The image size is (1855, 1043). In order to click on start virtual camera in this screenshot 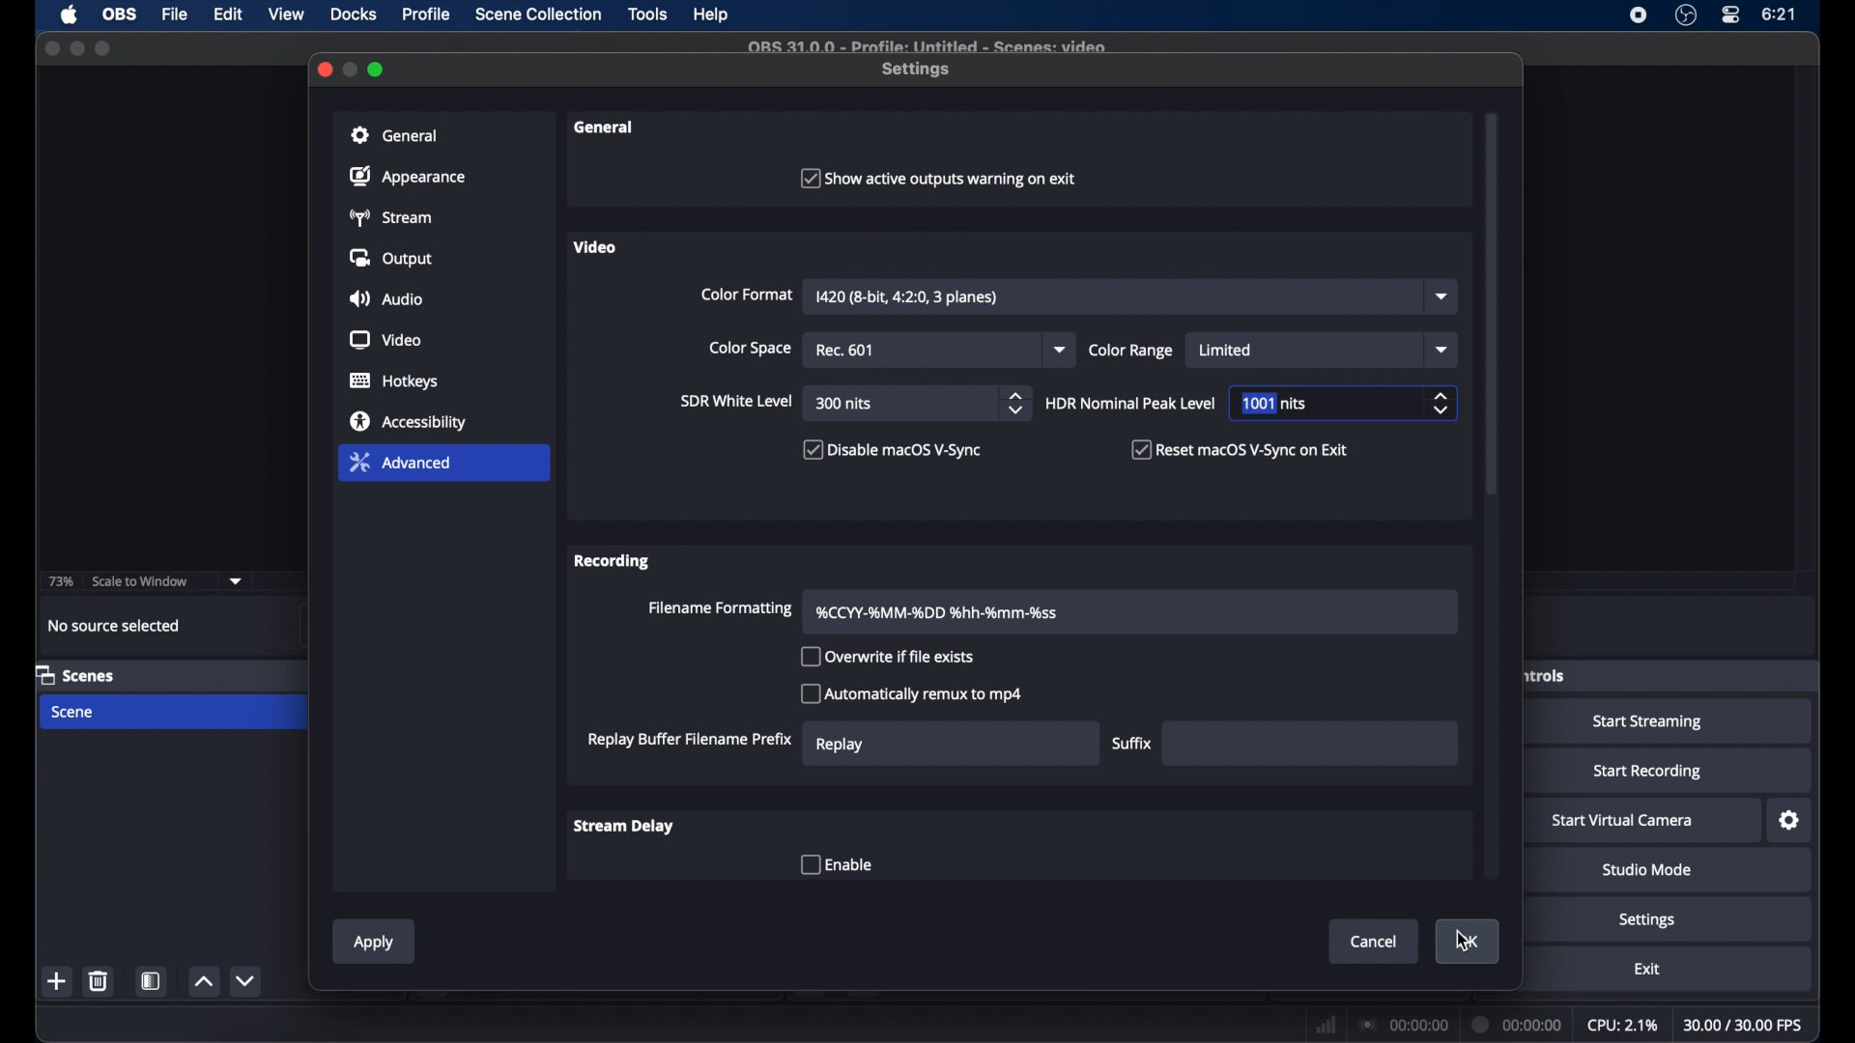, I will do `click(1622, 821)`.